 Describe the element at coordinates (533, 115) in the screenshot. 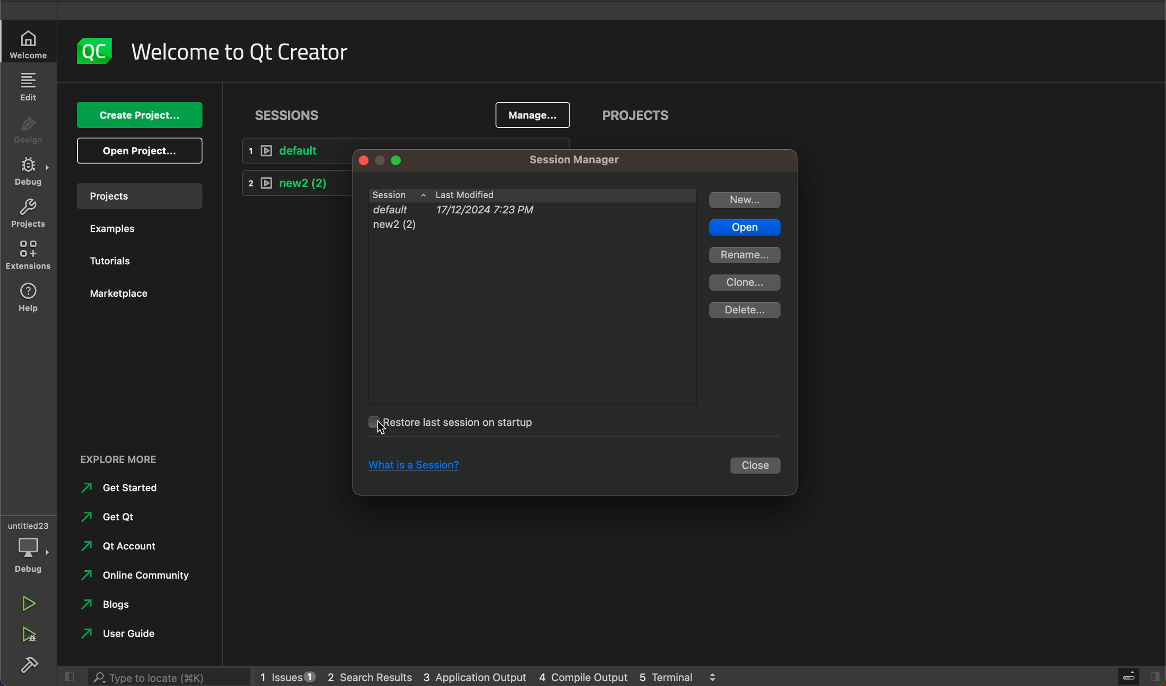

I see `manage` at that location.